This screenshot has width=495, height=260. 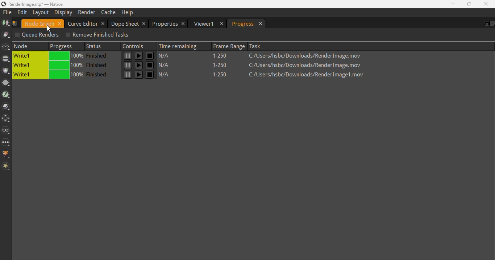 What do you see at coordinates (486, 4) in the screenshot?
I see `close` at bounding box center [486, 4].